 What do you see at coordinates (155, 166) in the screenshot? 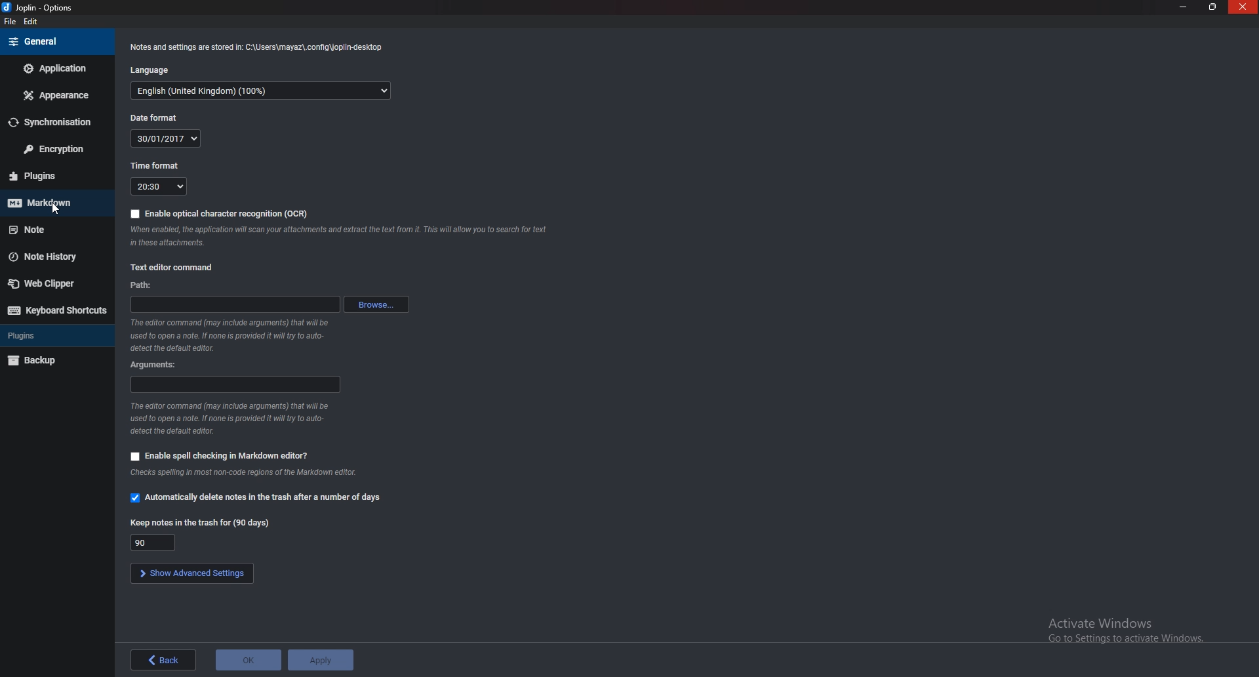
I see `Time format` at bounding box center [155, 166].